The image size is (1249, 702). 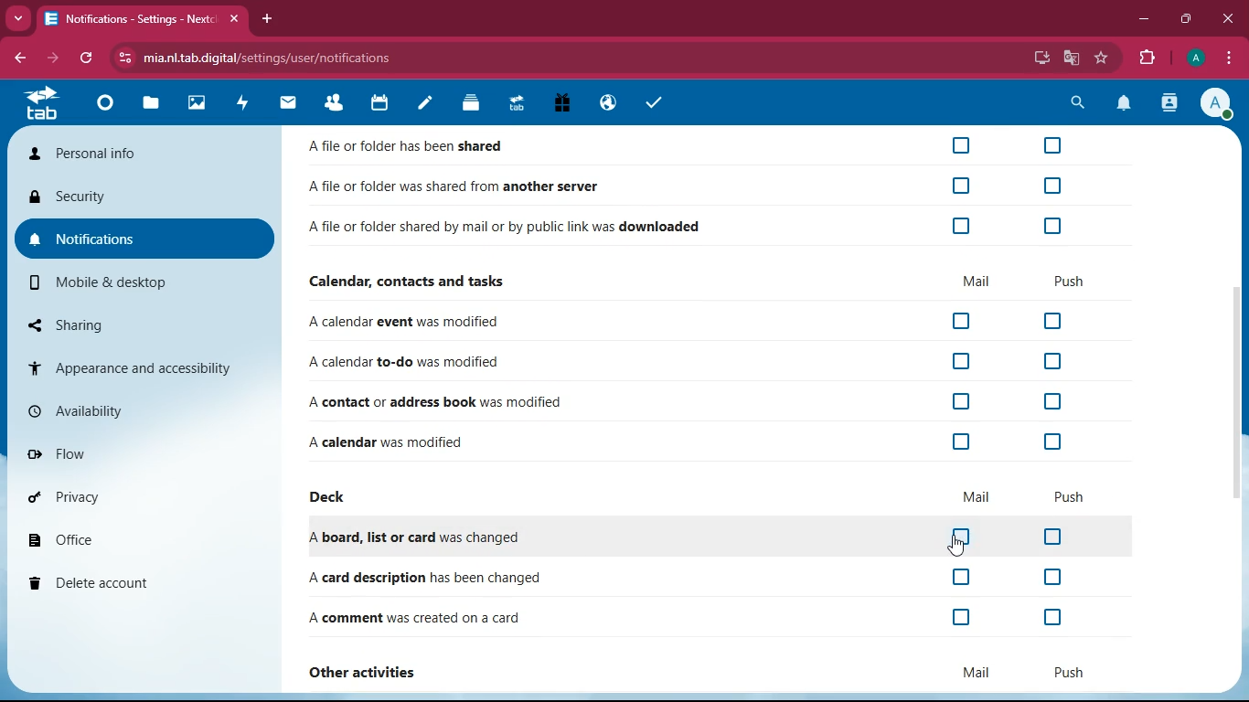 What do you see at coordinates (561, 104) in the screenshot?
I see `Free Trail PC` at bounding box center [561, 104].